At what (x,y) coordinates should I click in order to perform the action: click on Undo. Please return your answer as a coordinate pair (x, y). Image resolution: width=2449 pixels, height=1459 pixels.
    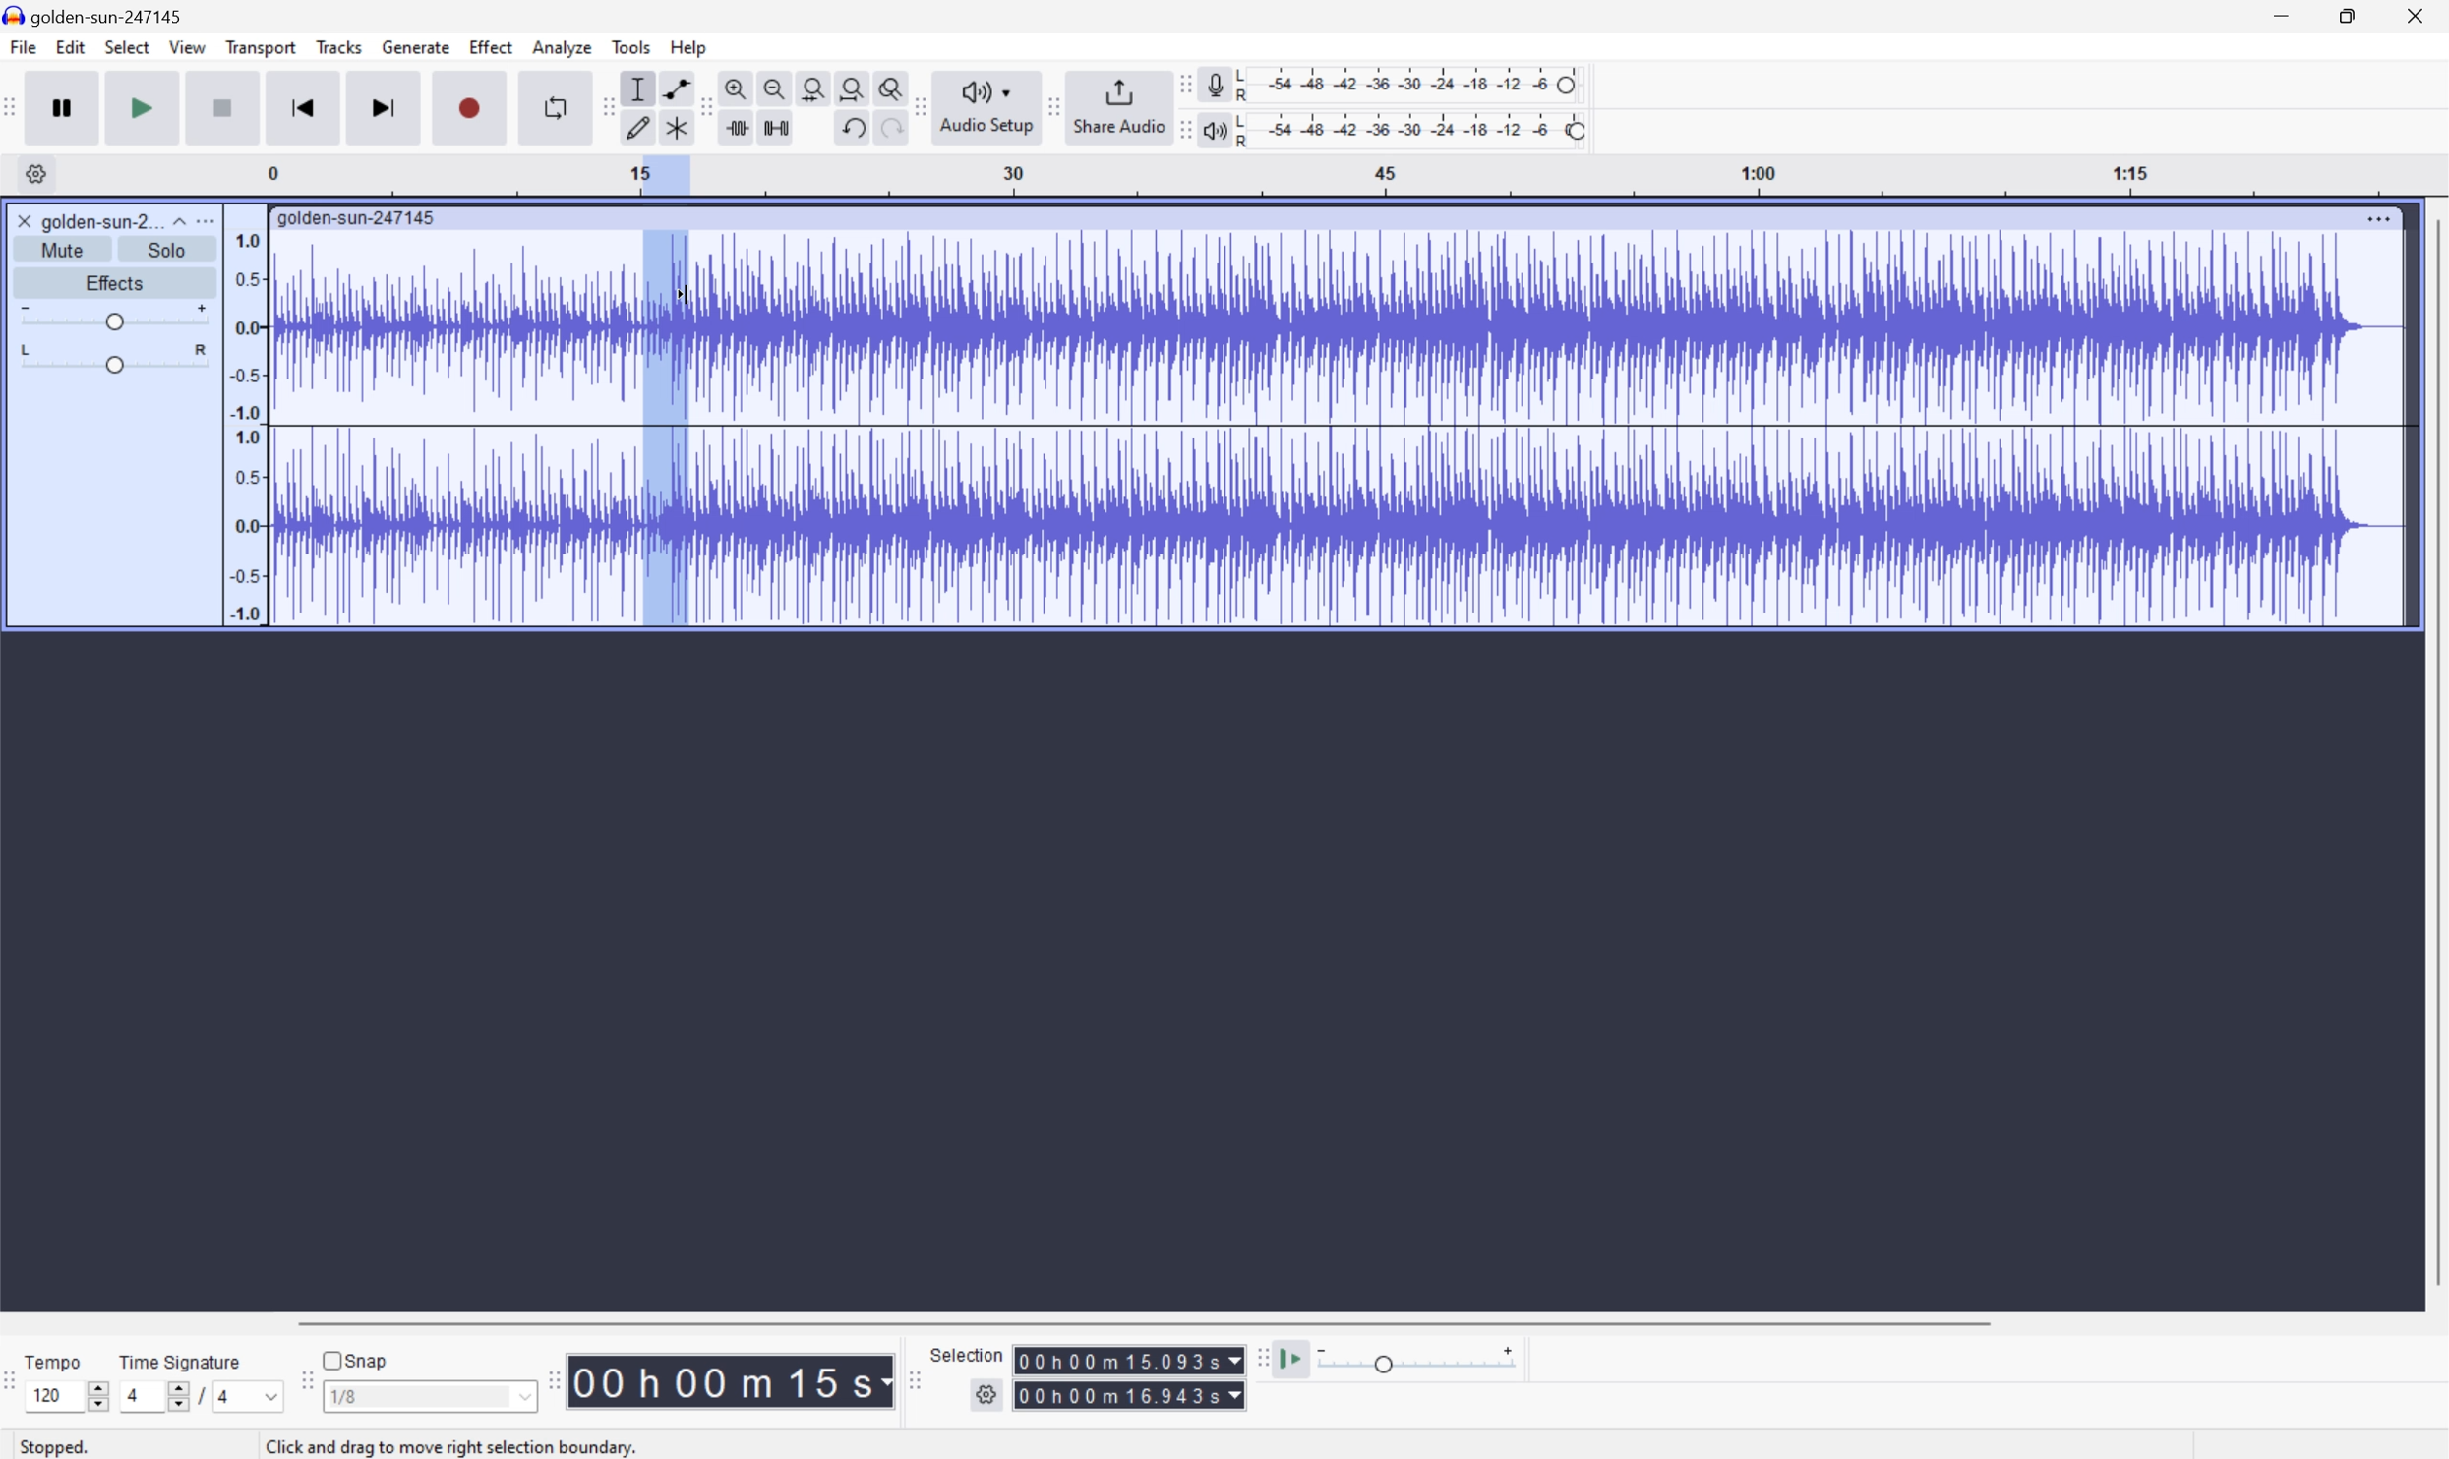
    Looking at the image, I should click on (850, 125).